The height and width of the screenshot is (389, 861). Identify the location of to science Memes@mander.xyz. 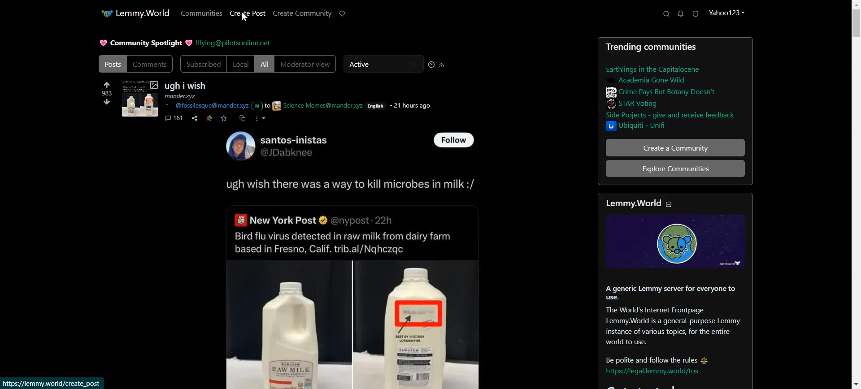
(313, 106).